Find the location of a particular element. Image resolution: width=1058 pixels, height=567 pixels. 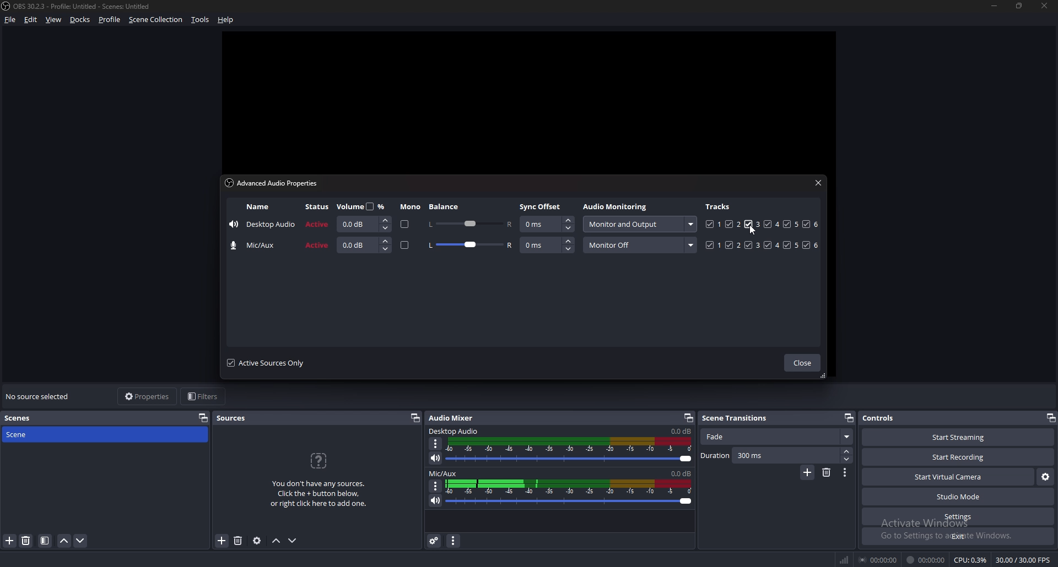

add scene is located at coordinates (807, 473).